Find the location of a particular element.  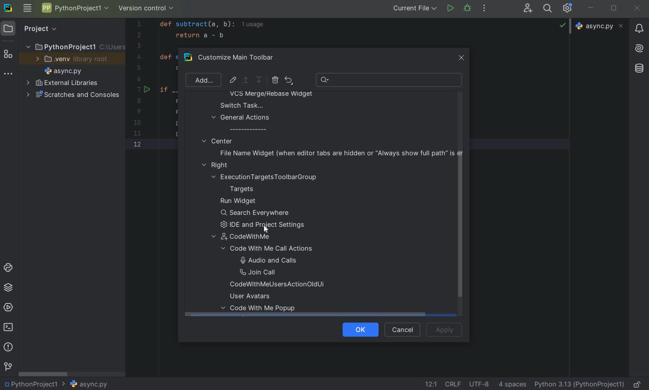

IDE & PROJECT SETTINGS is located at coordinates (569, 9).